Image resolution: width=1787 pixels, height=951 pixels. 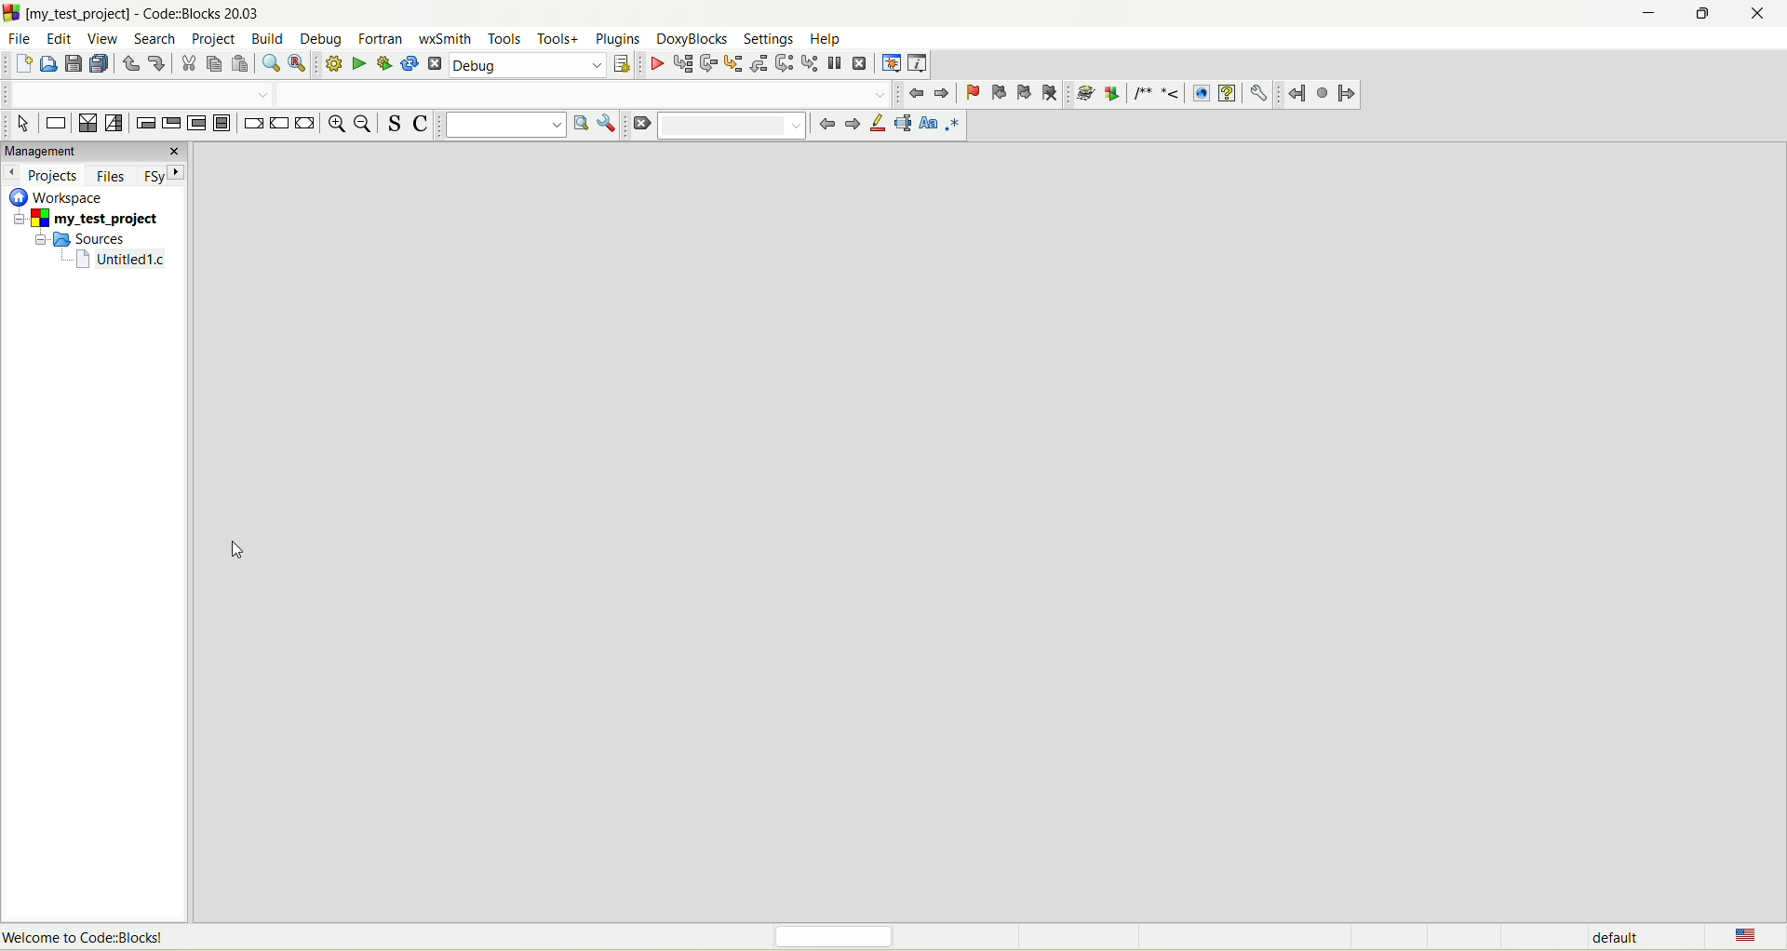 What do you see at coordinates (826, 39) in the screenshot?
I see `help` at bounding box center [826, 39].